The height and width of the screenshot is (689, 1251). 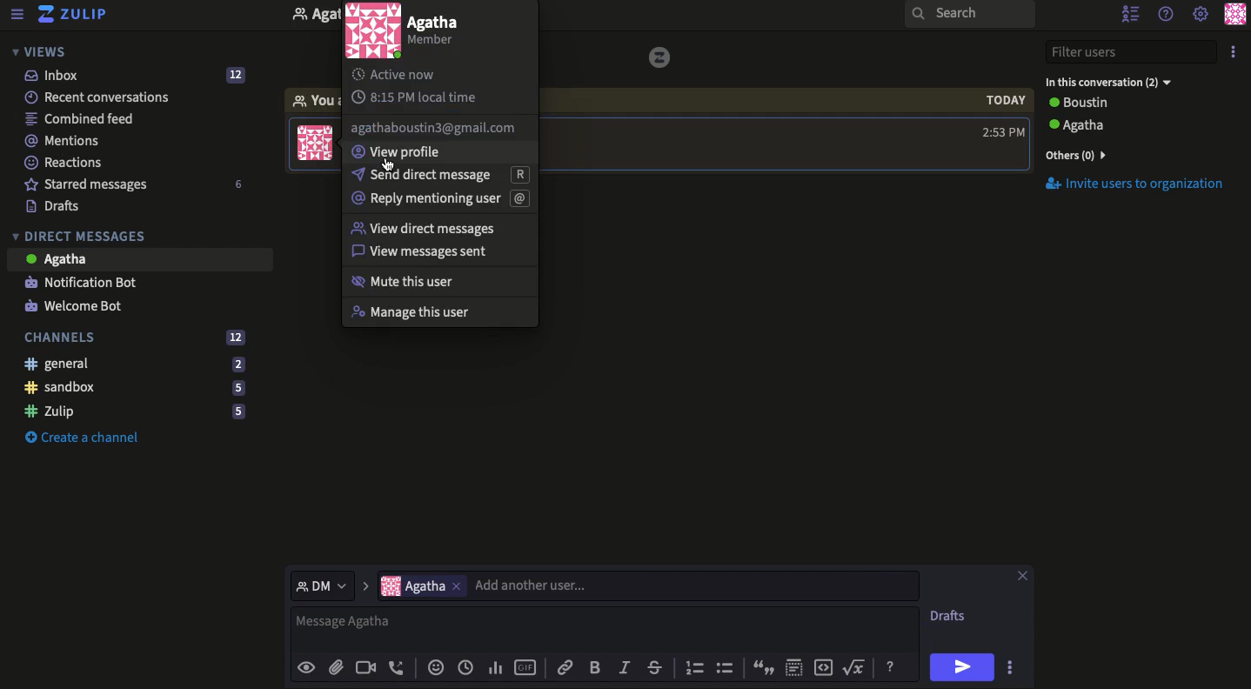 I want to click on Zulip, so click(x=135, y=412).